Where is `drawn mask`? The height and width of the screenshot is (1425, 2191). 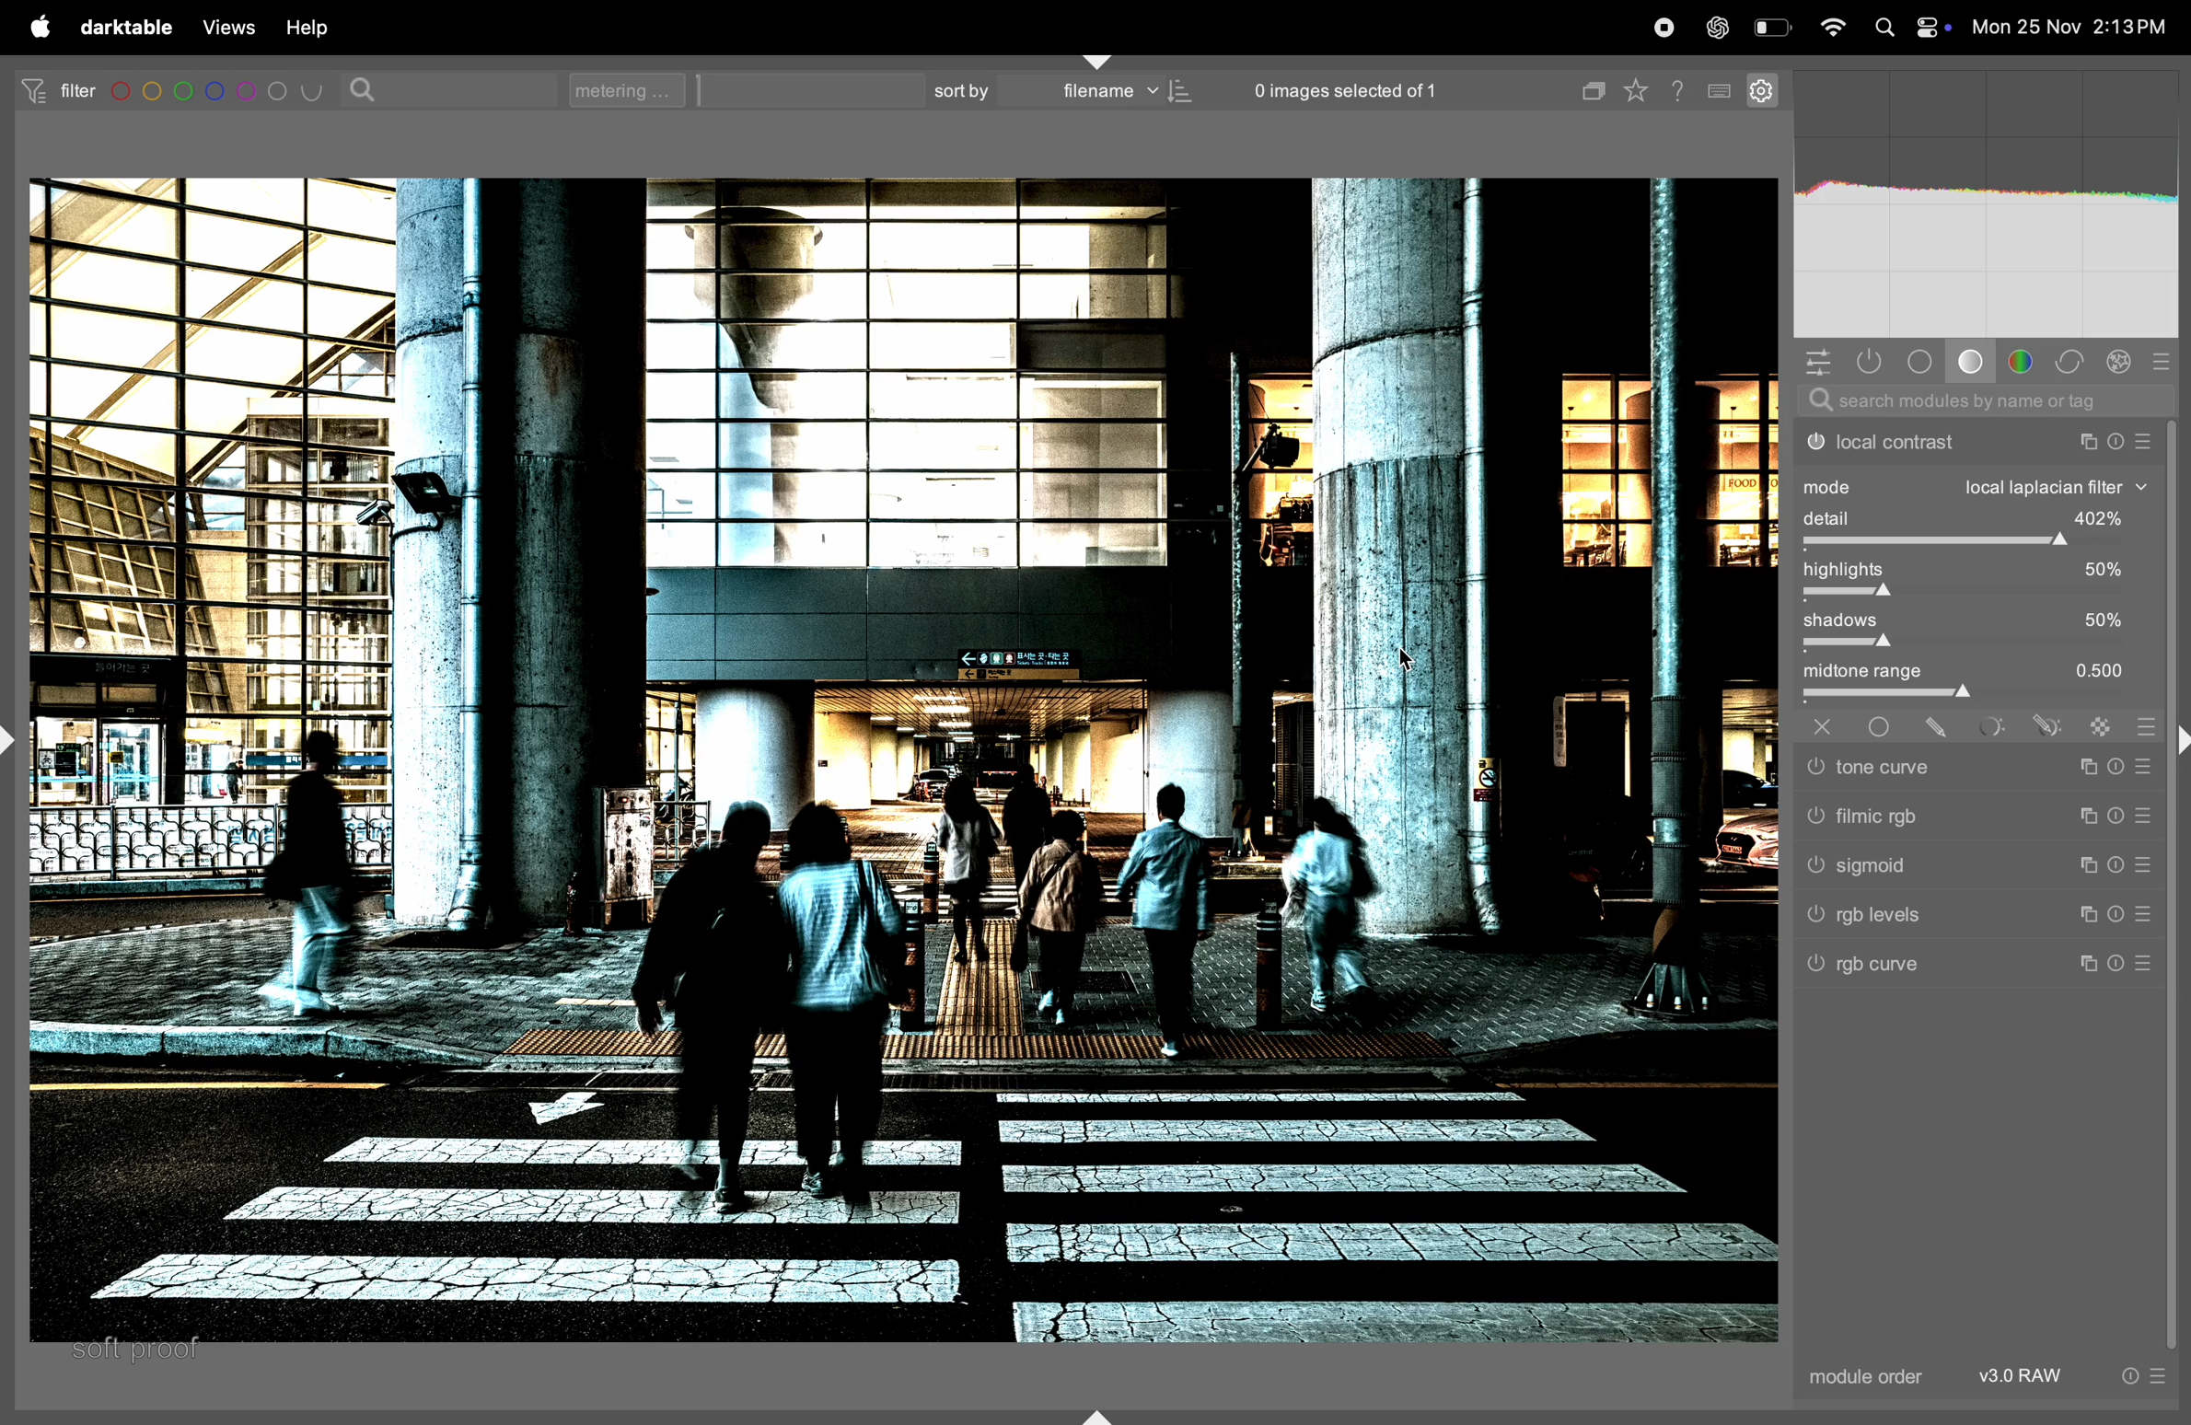
drawn mask is located at coordinates (1942, 728).